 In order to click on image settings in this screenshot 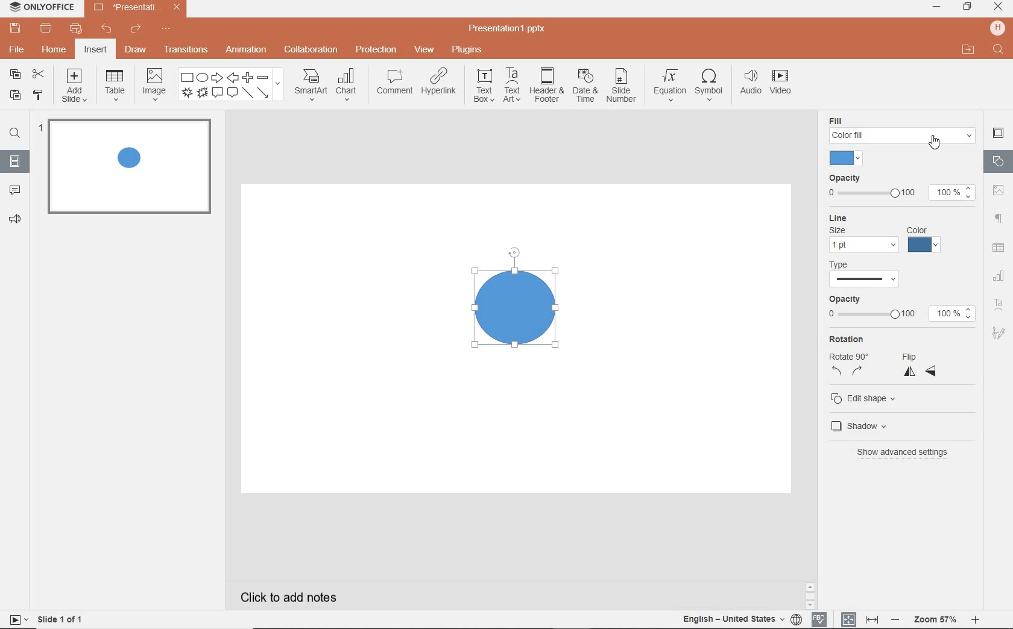, I will do `click(1000, 189)`.